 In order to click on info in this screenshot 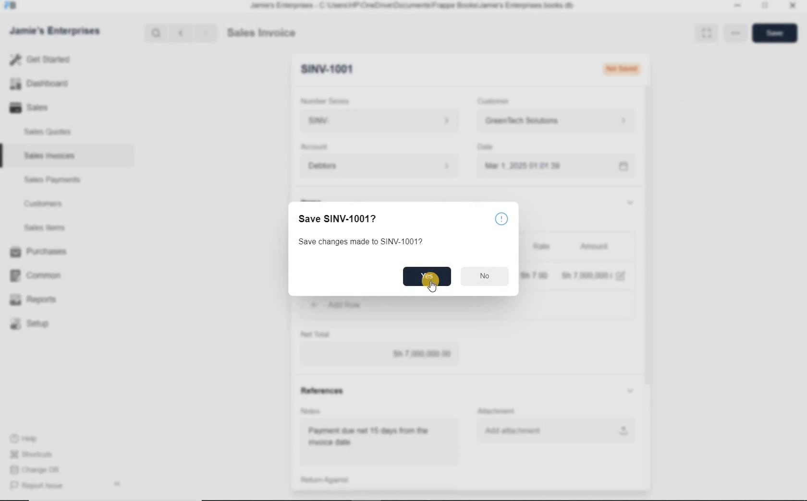, I will do `click(501, 219)`.